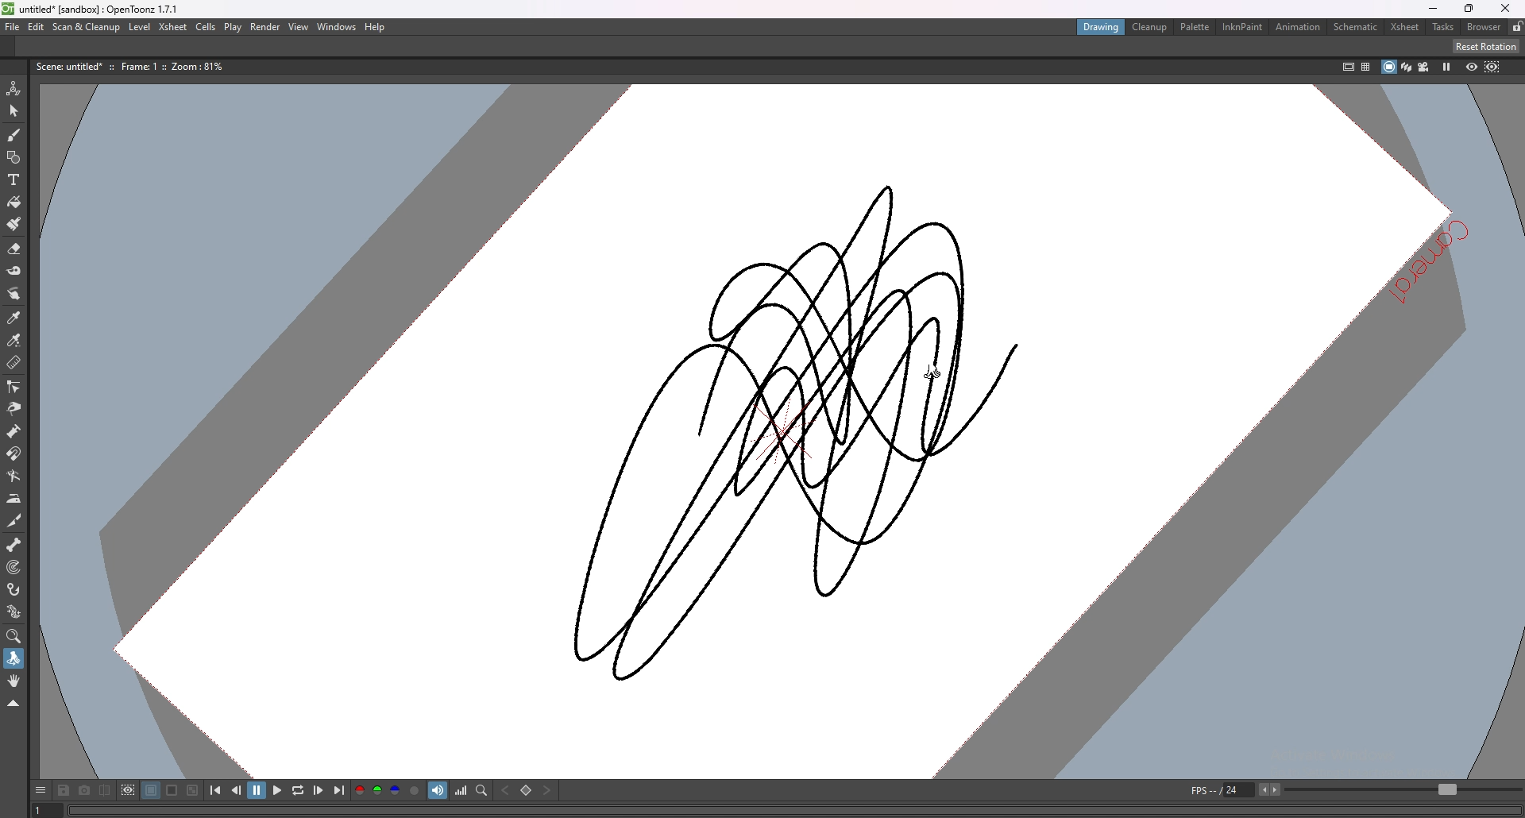 The height and width of the screenshot is (818, 1525). What do you see at coordinates (15, 271) in the screenshot?
I see `tape` at bounding box center [15, 271].